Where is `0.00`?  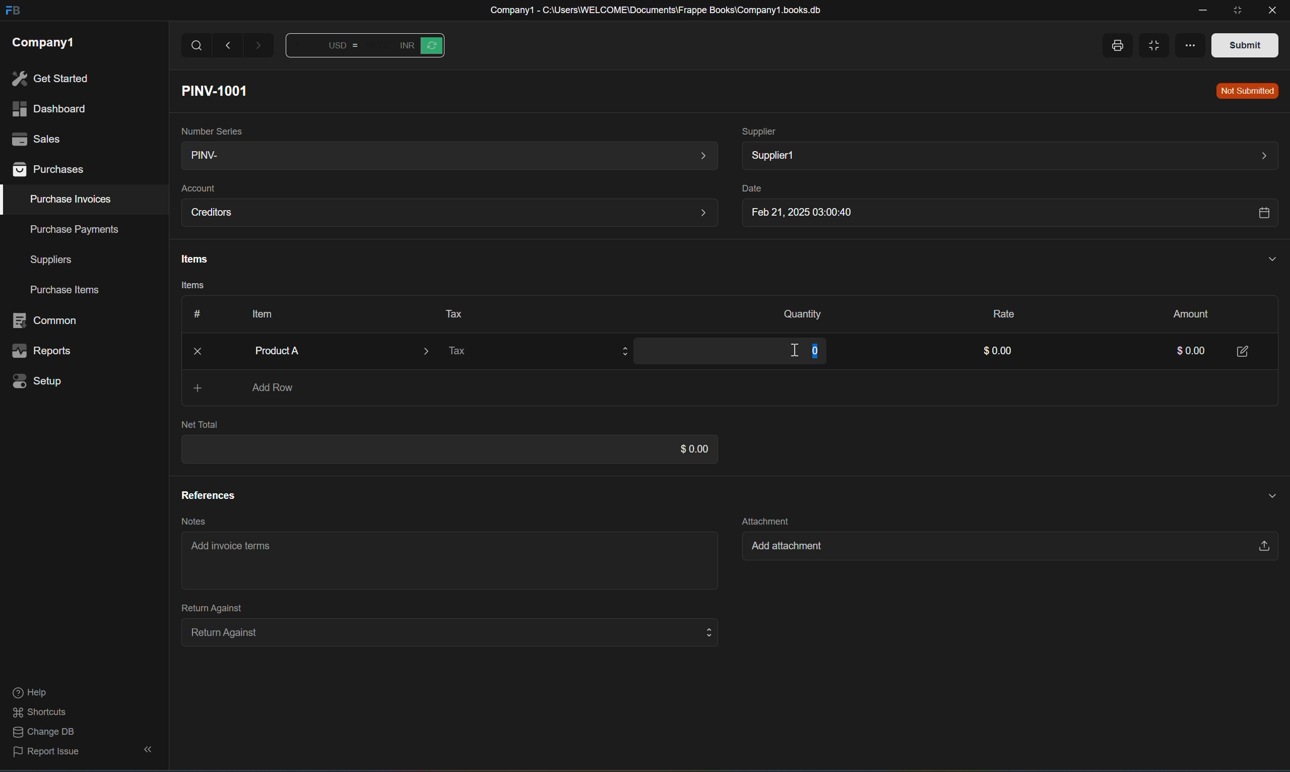 0.00 is located at coordinates (1182, 352).